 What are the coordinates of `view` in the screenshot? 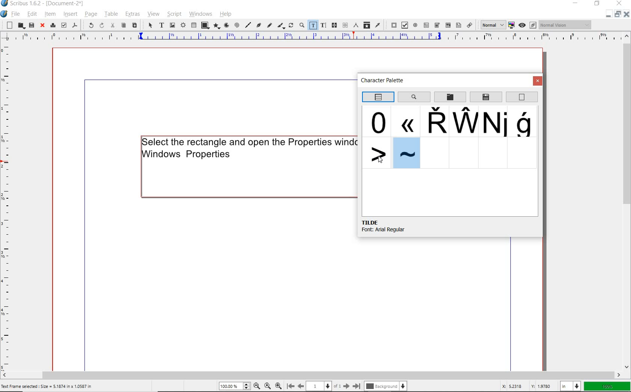 It's located at (153, 15).